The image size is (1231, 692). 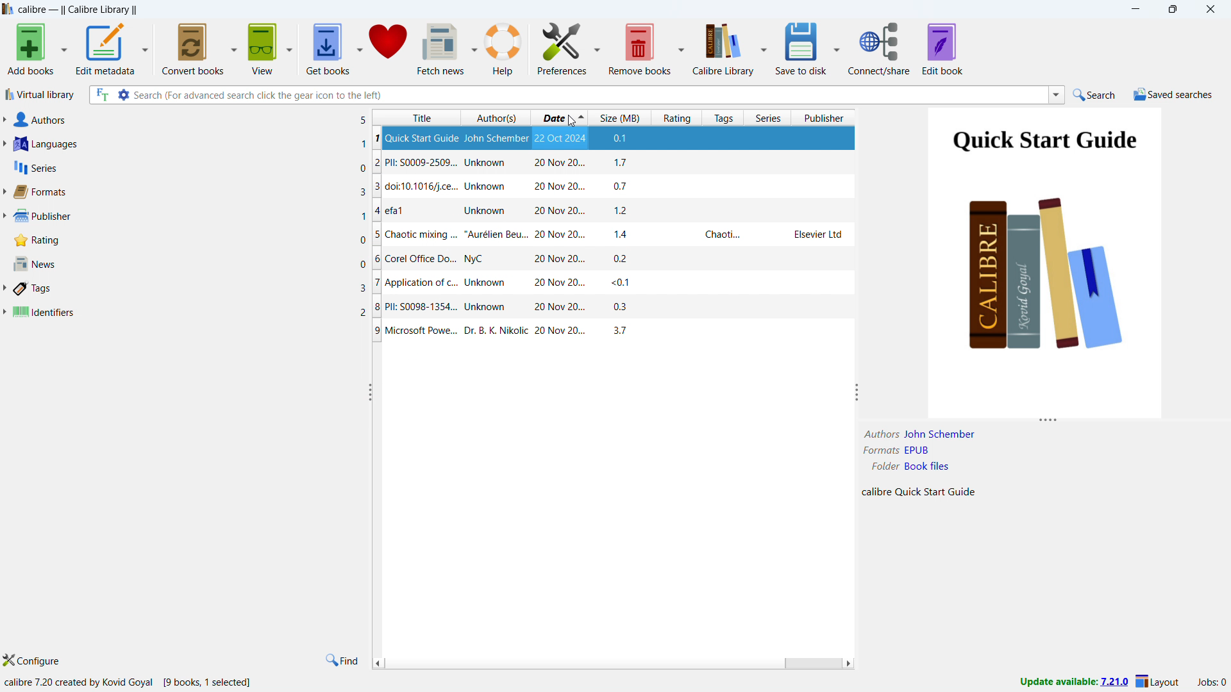 I want to click on tags, so click(x=191, y=289).